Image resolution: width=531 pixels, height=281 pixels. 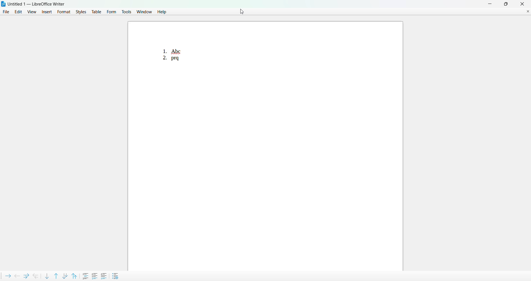 What do you see at coordinates (528, 11) in the screenshot?
I see `close document` at bounding box center [528, 11].